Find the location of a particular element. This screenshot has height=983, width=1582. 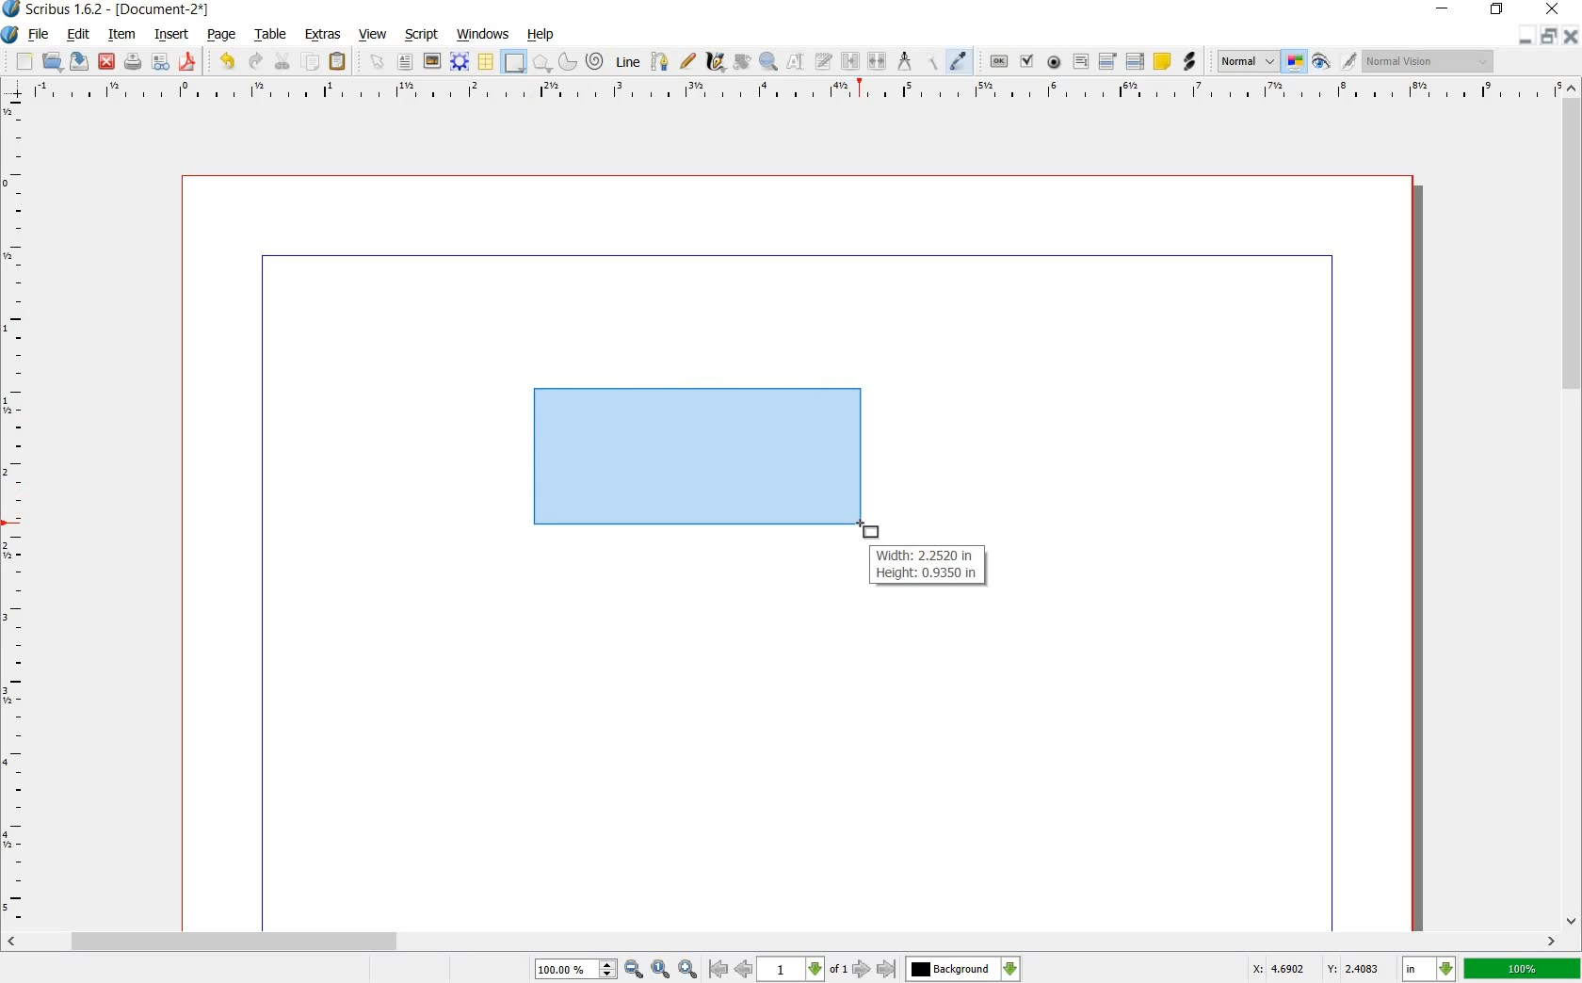

WINDOWS is located at coordinates (484, 35).